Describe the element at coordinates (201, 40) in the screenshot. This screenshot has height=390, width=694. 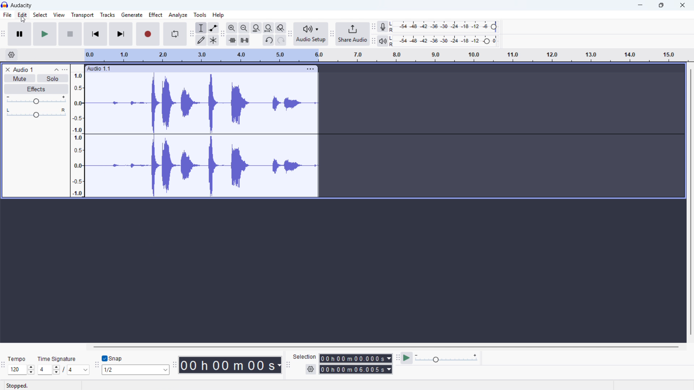
I see `draw tool` at that location.